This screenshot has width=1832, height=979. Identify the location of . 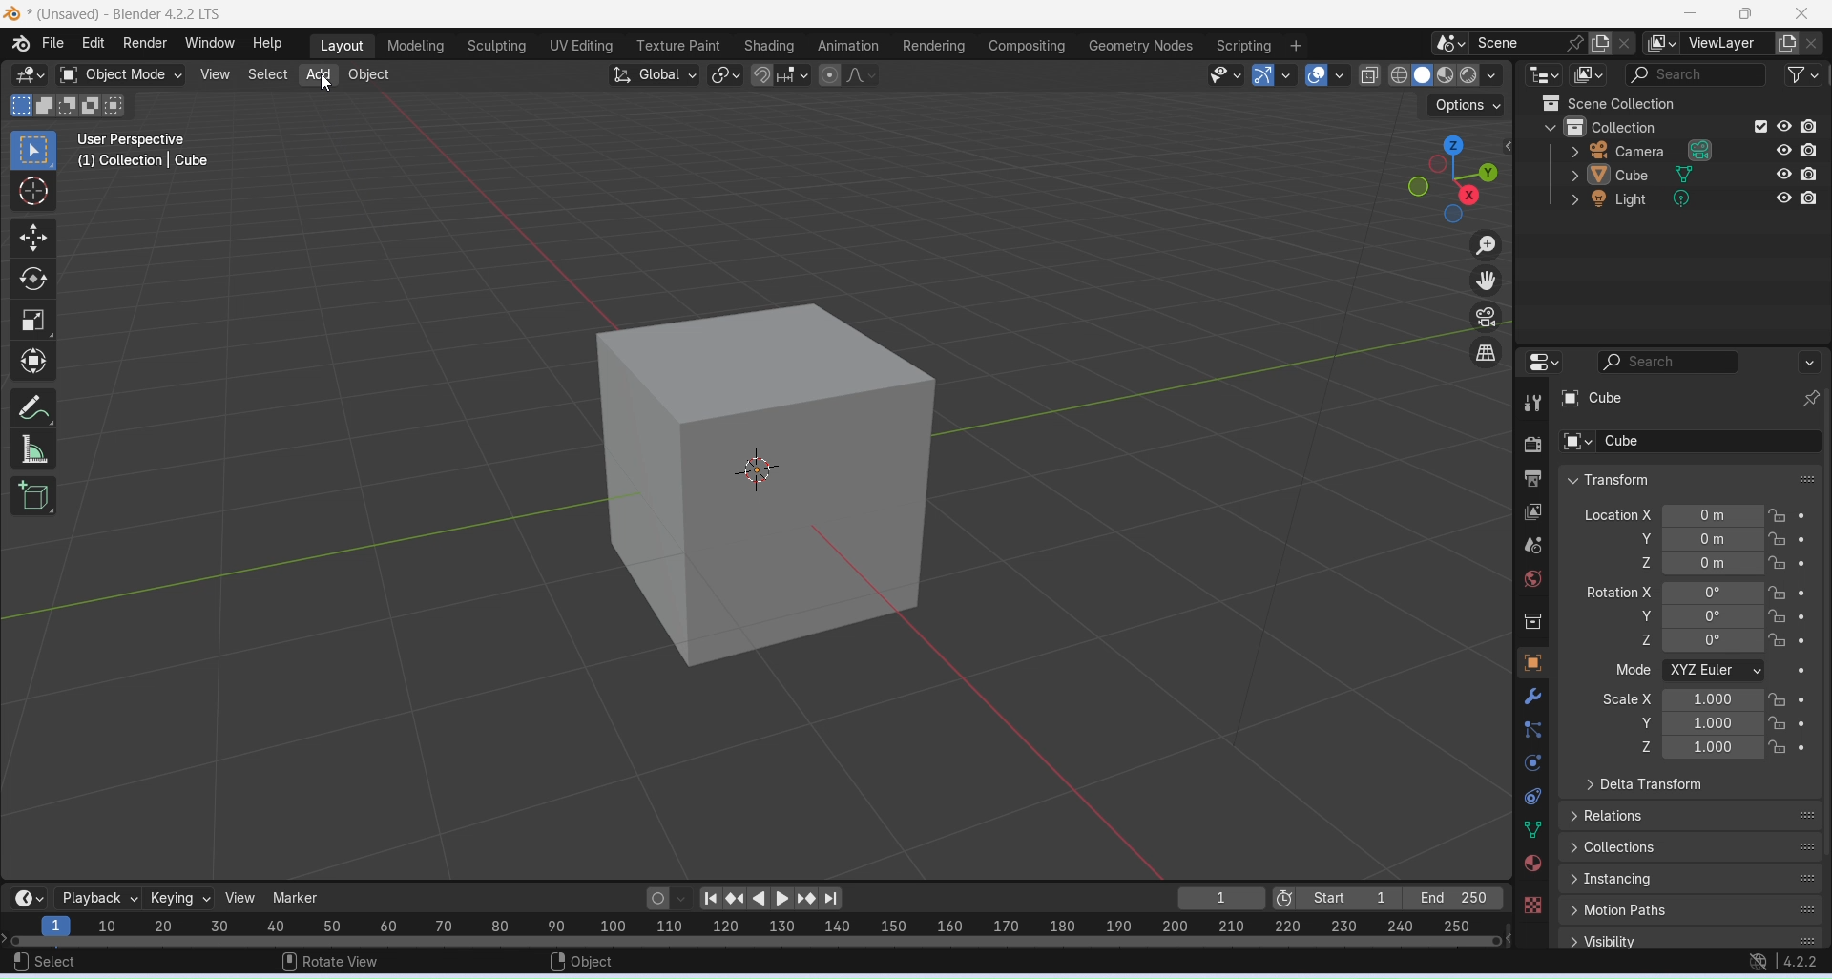
(1534, 623).